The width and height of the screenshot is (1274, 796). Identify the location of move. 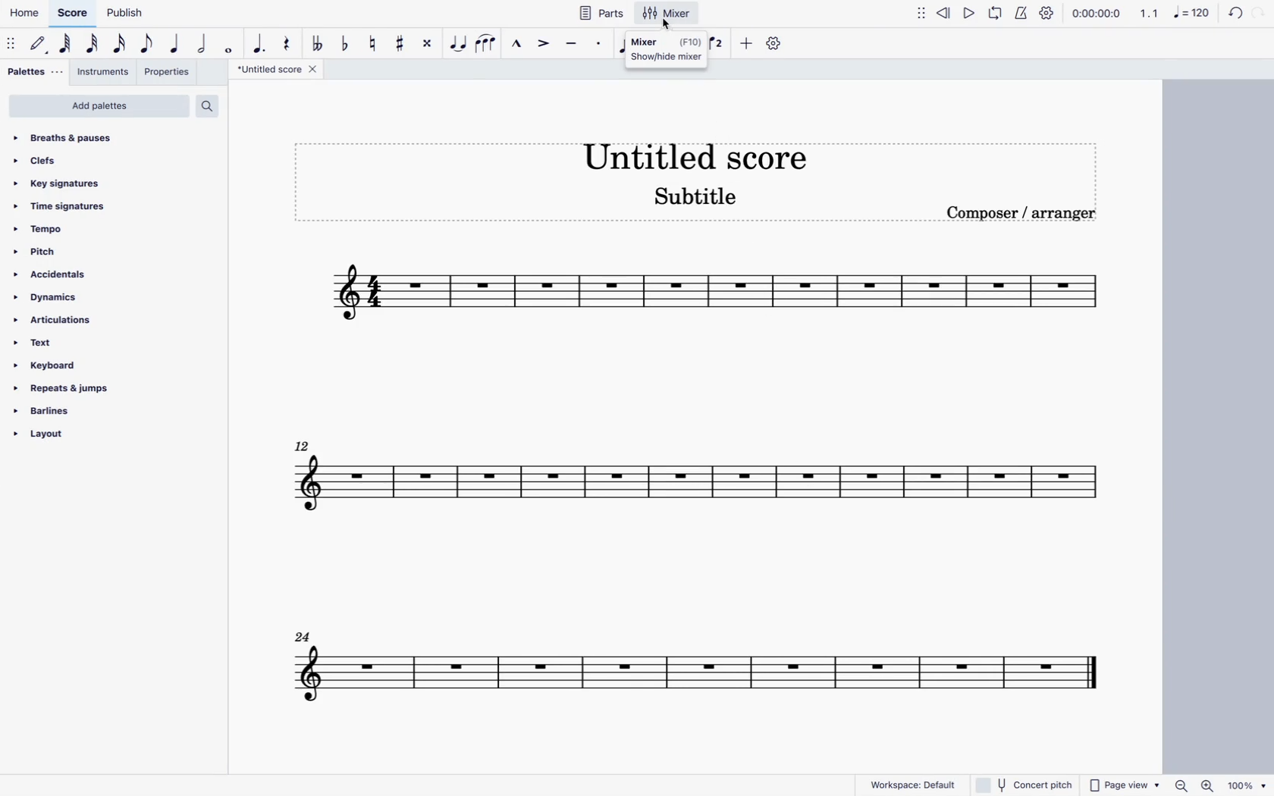
(922, 12).